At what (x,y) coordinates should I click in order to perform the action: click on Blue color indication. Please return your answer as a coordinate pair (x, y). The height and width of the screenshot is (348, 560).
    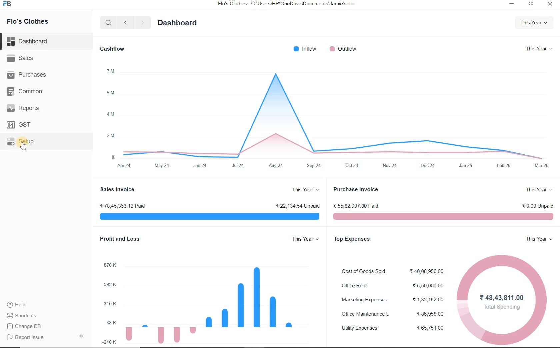
    Looking at the image, I should click on (210, 216).